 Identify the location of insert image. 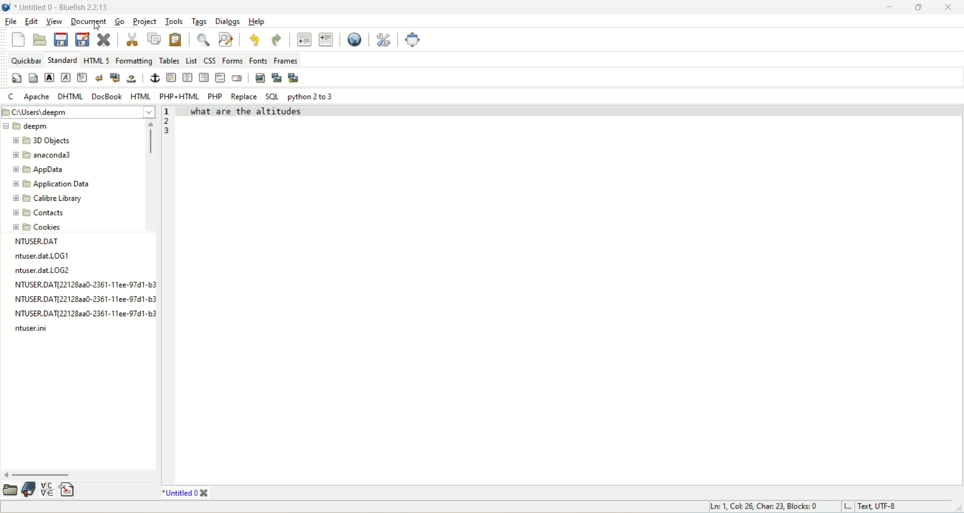
(260, 78).